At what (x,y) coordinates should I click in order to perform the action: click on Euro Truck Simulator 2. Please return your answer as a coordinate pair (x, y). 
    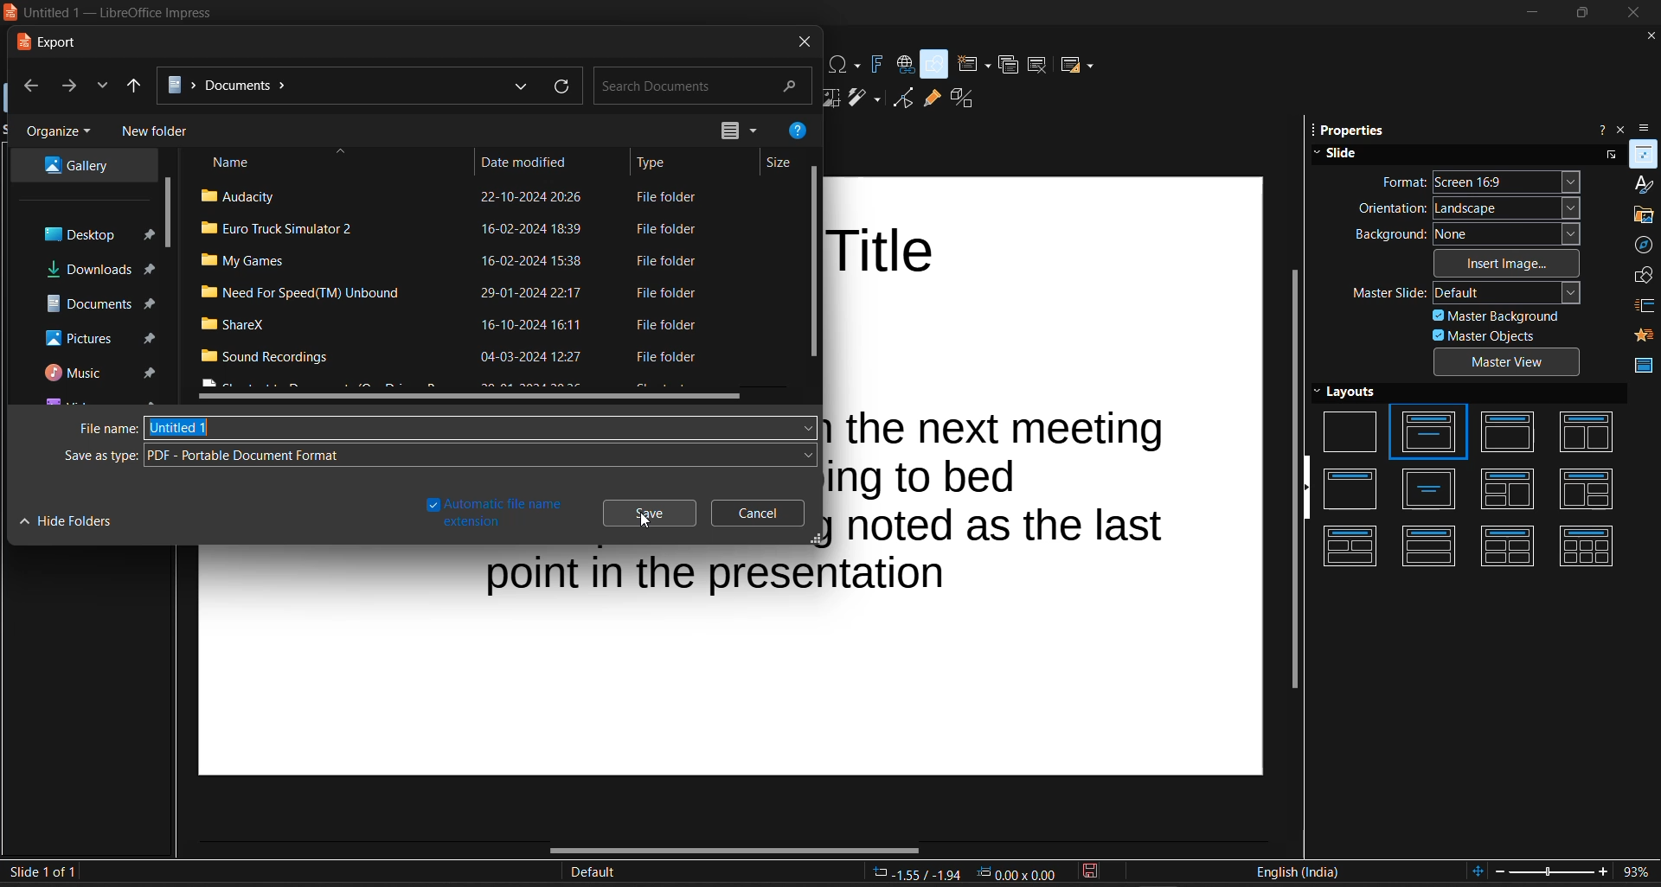
    Looking at the image, I should click on (273, 230).